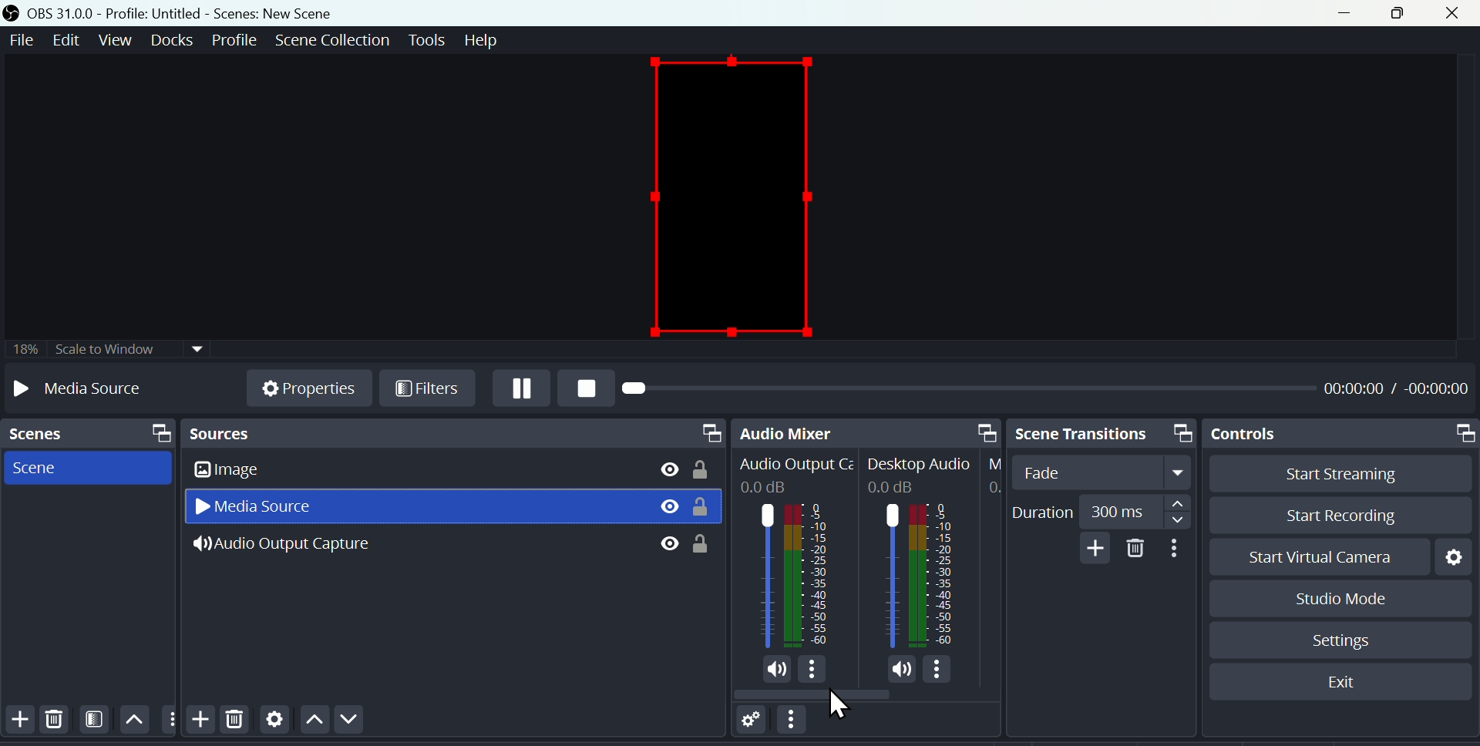 The width and height of the screenshot is (1480, 746). I want to click on scene, so click(45, 466).